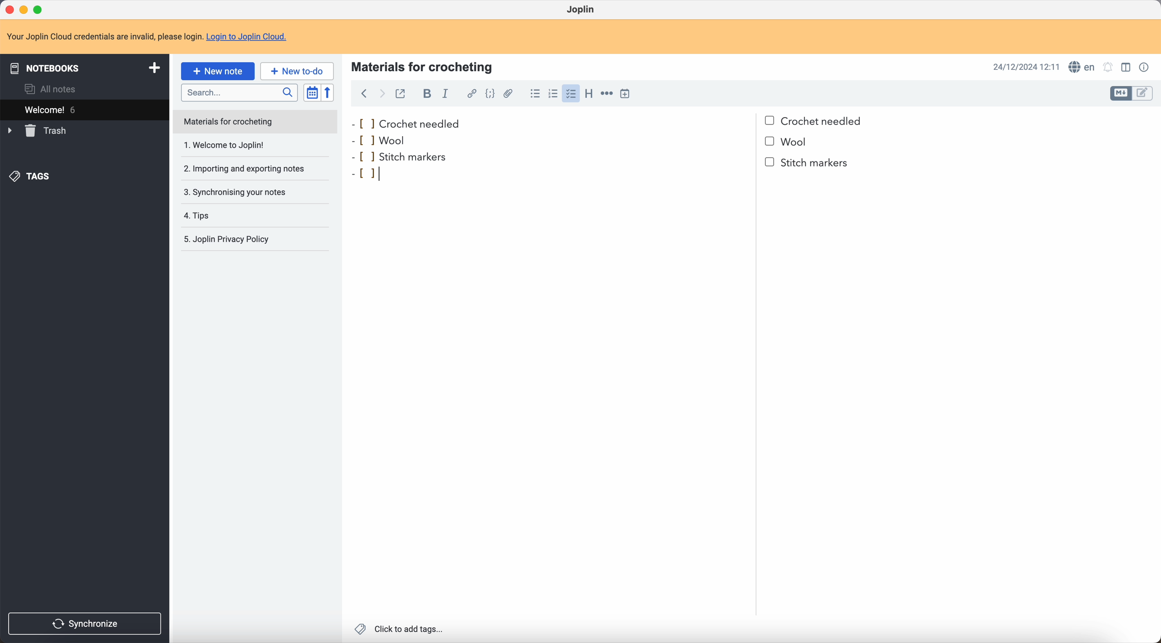  What do you see at coordinates (534, 93) in the screenshot?
I see `bulleted list` at bounding box center [534, 93].